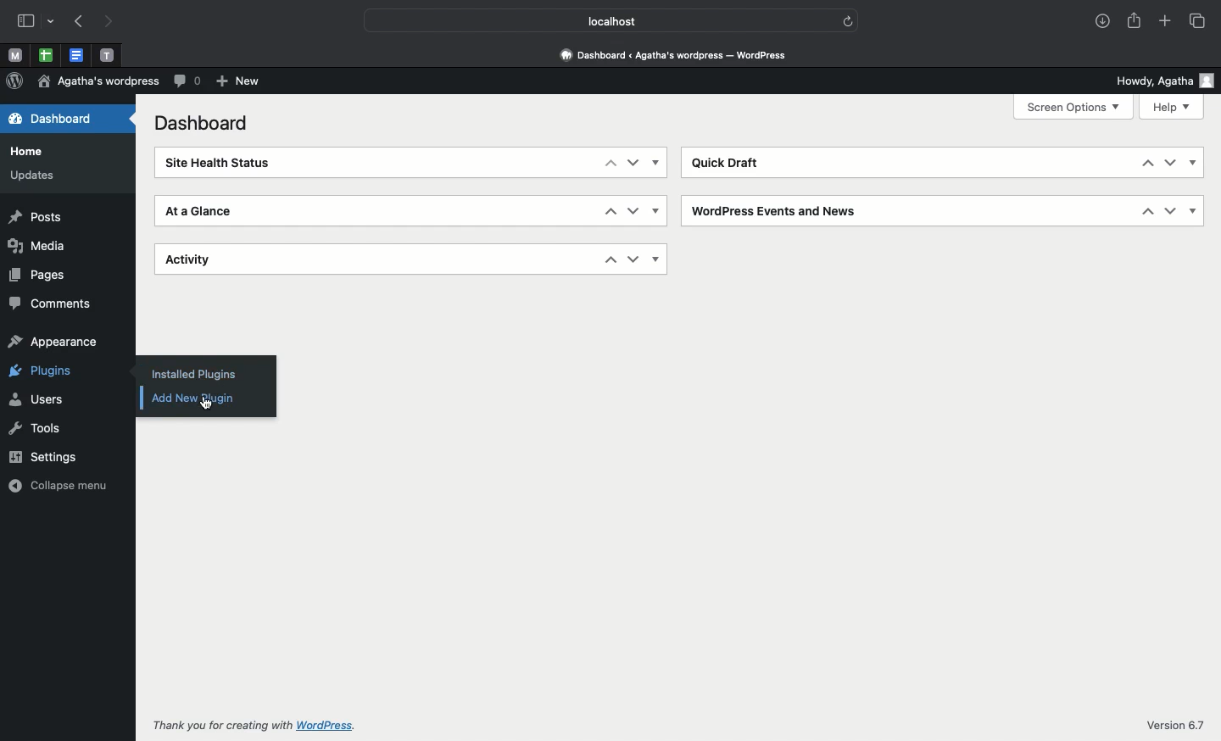 The width and height of the screenshot is (1221, 741). I want to click on Up, so click(1146, 212).